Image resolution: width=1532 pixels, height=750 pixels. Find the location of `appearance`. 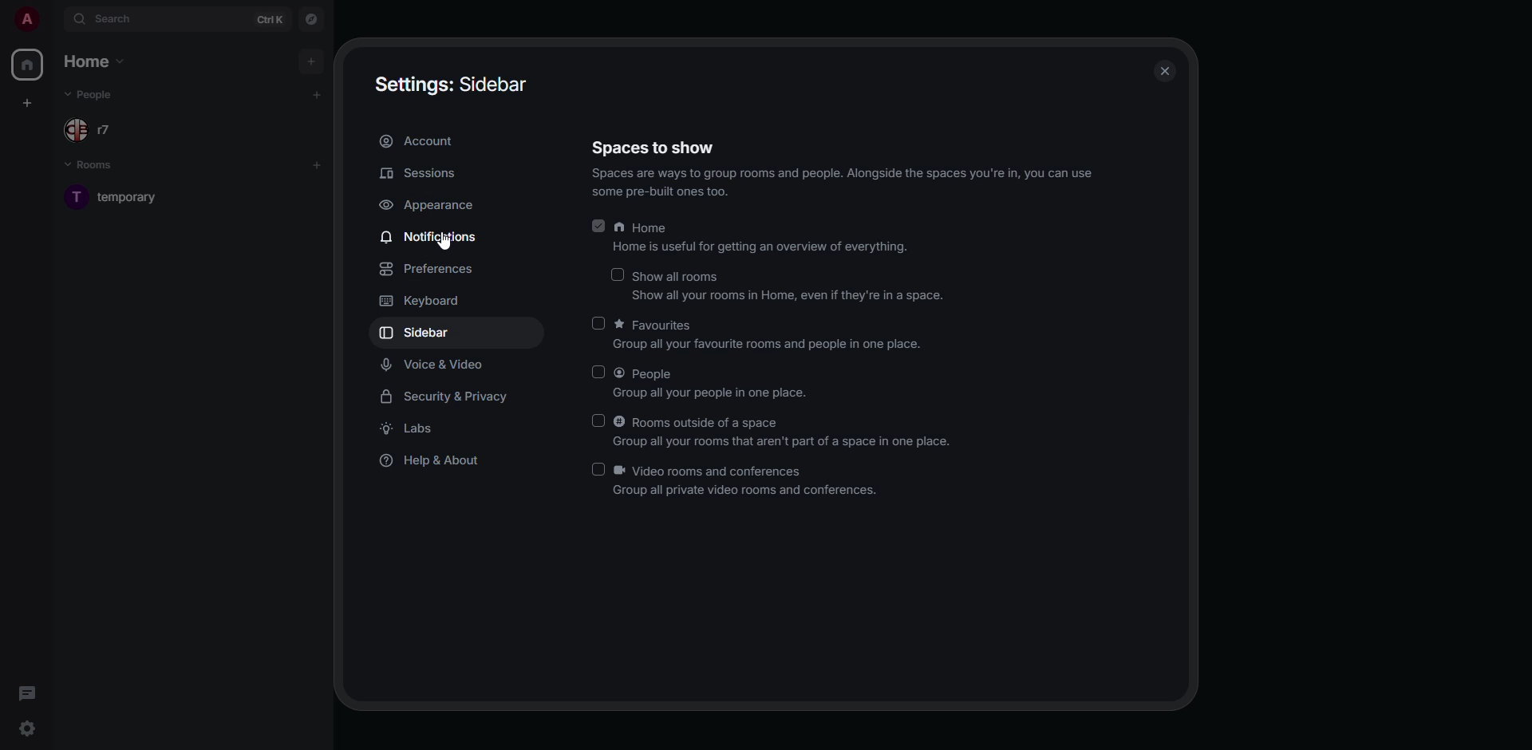

appearance is located at coordinates (433, 206).